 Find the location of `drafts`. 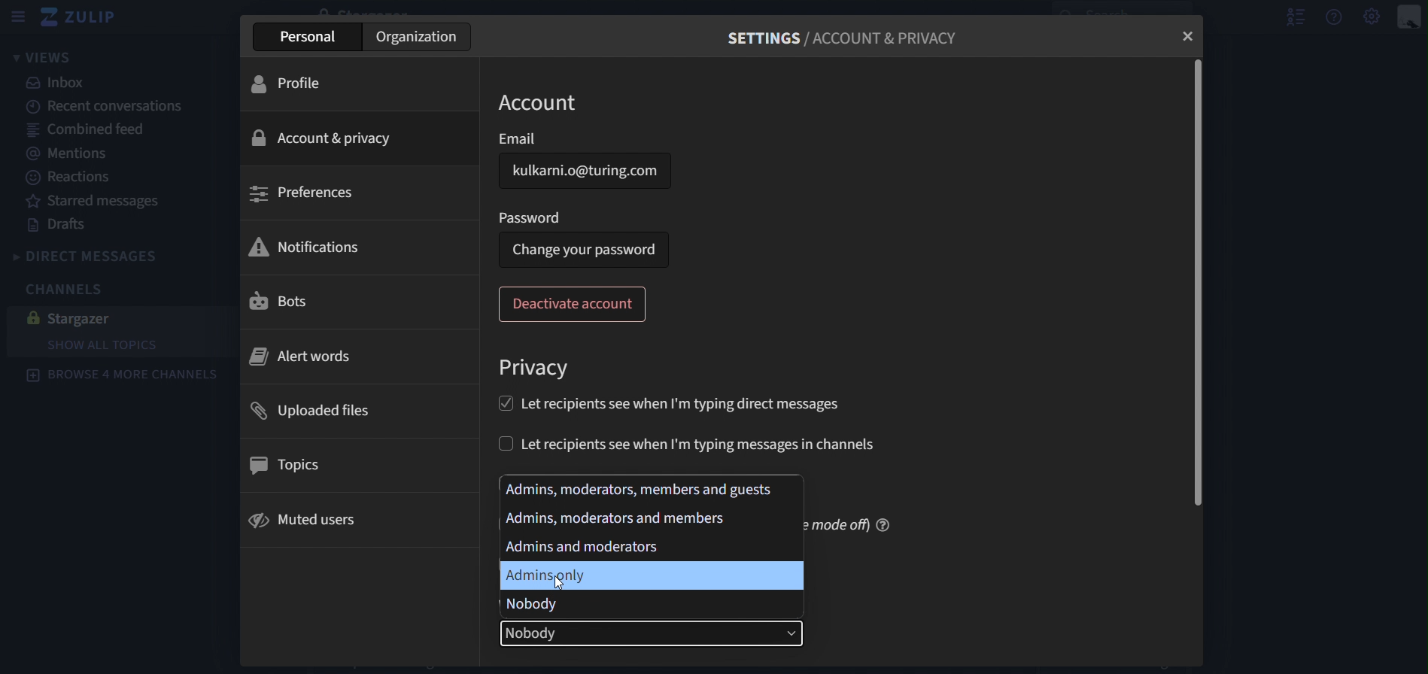

drafts is located at coordinates (58, 224).